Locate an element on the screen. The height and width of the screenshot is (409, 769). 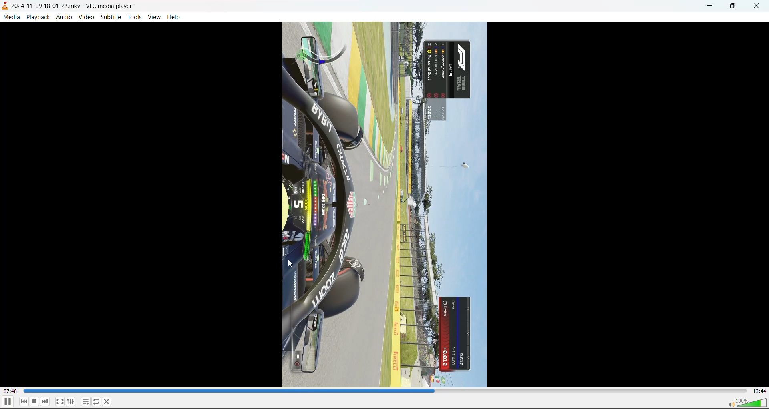
close is located at coordinates (759, 5).